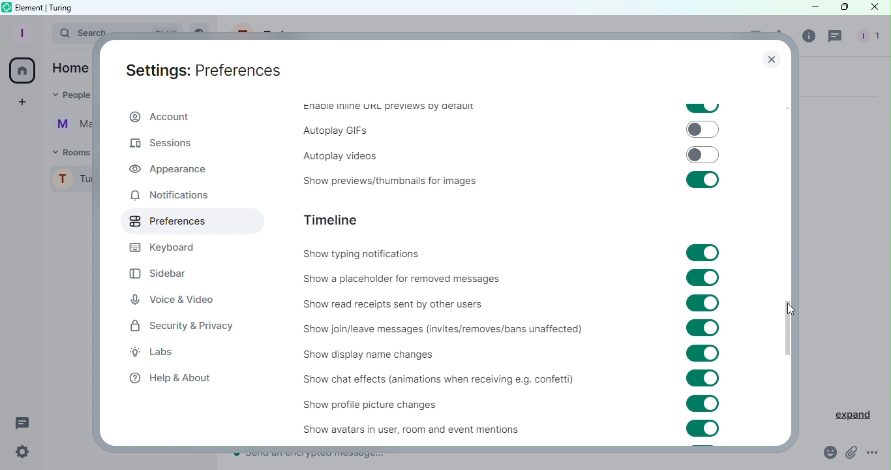  I want to click on Sessions, so click(168, 145).